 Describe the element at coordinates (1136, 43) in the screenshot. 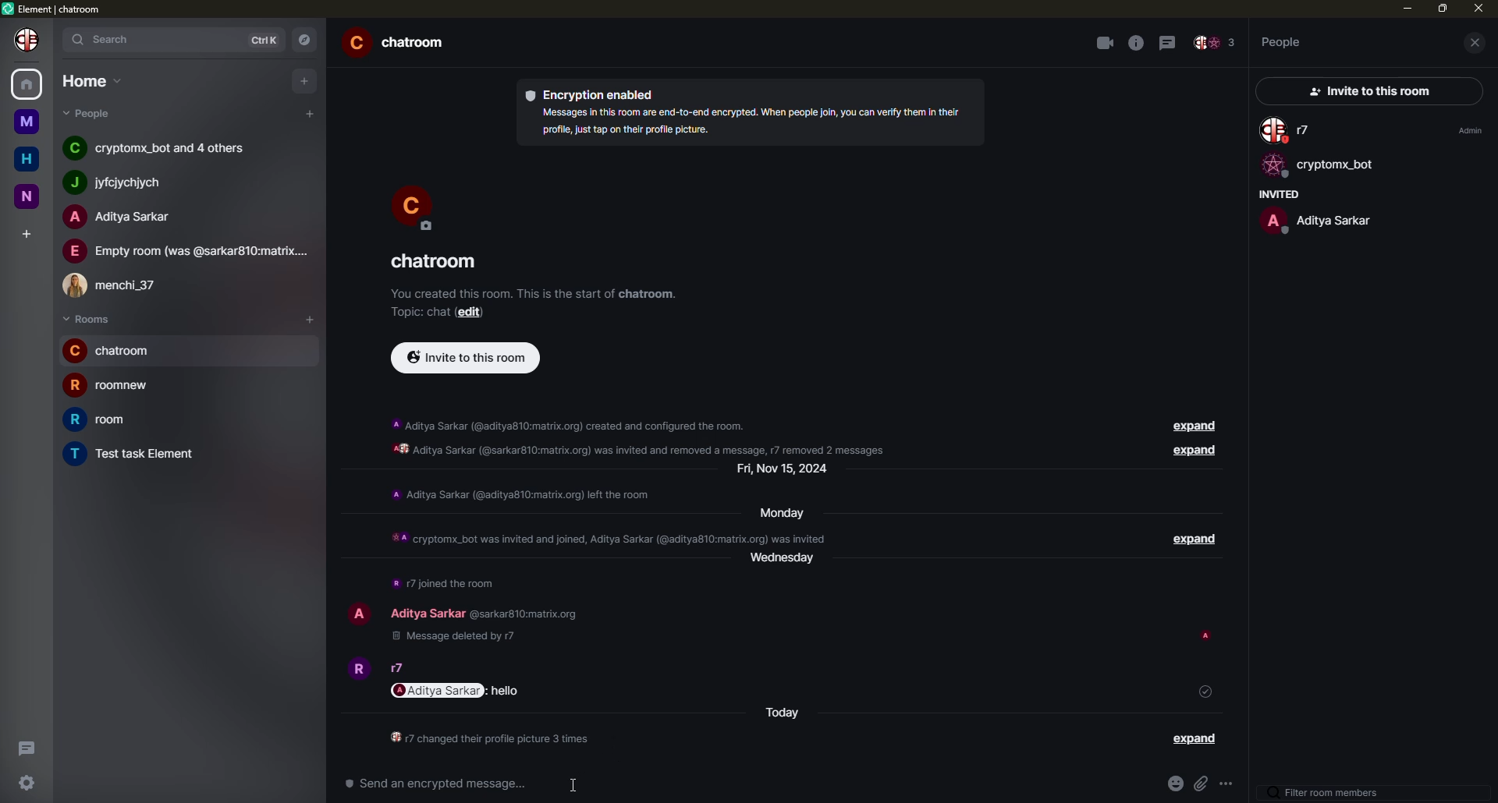

I see `info` at that location.